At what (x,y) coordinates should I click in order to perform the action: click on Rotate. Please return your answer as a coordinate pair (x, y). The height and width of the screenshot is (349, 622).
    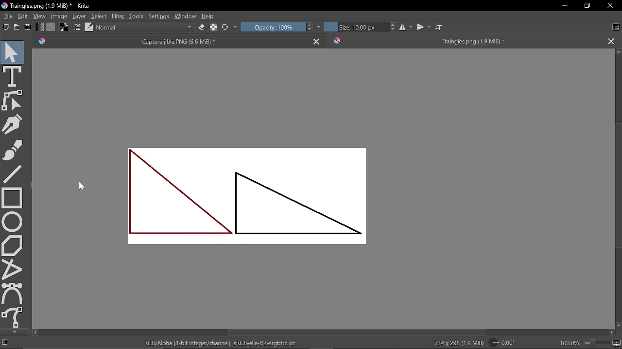
    Looking at the image, I should click on (504, 343).